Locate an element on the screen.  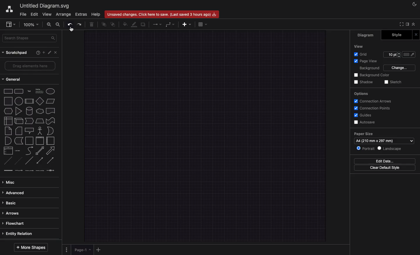
Redo is located at coordinates (80, 24).